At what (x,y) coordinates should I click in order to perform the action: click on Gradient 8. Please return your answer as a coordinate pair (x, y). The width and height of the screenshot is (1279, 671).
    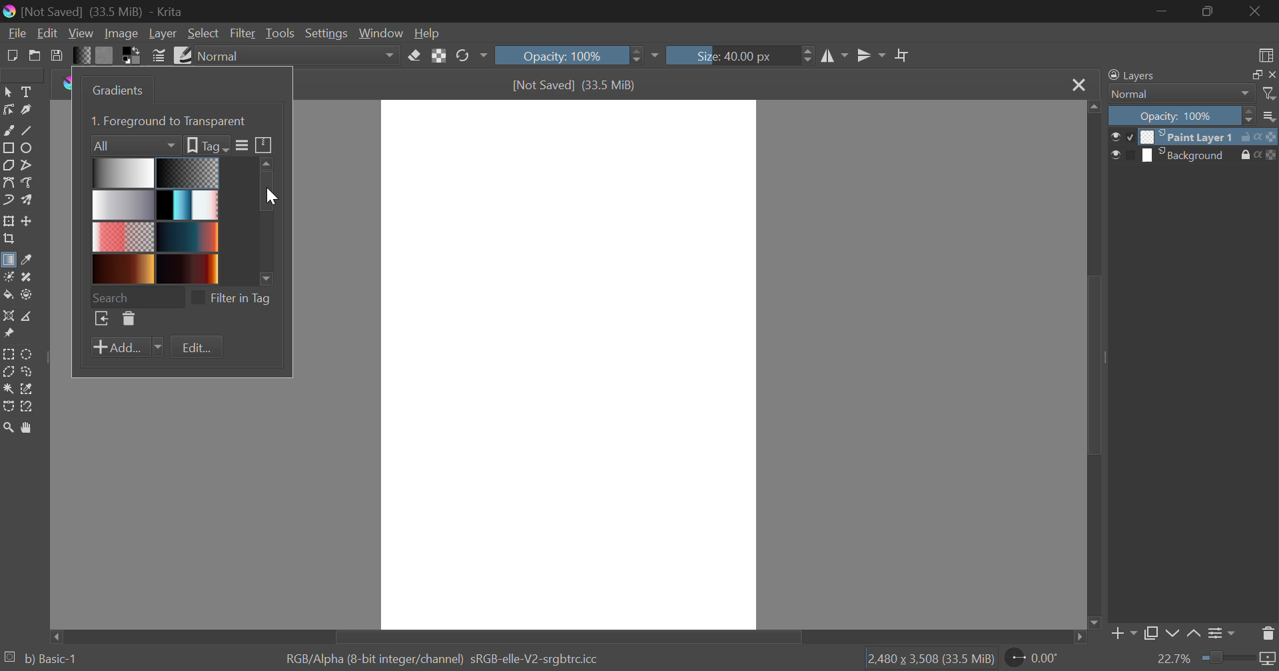
    Looking at the image, I should click on (185, 269).